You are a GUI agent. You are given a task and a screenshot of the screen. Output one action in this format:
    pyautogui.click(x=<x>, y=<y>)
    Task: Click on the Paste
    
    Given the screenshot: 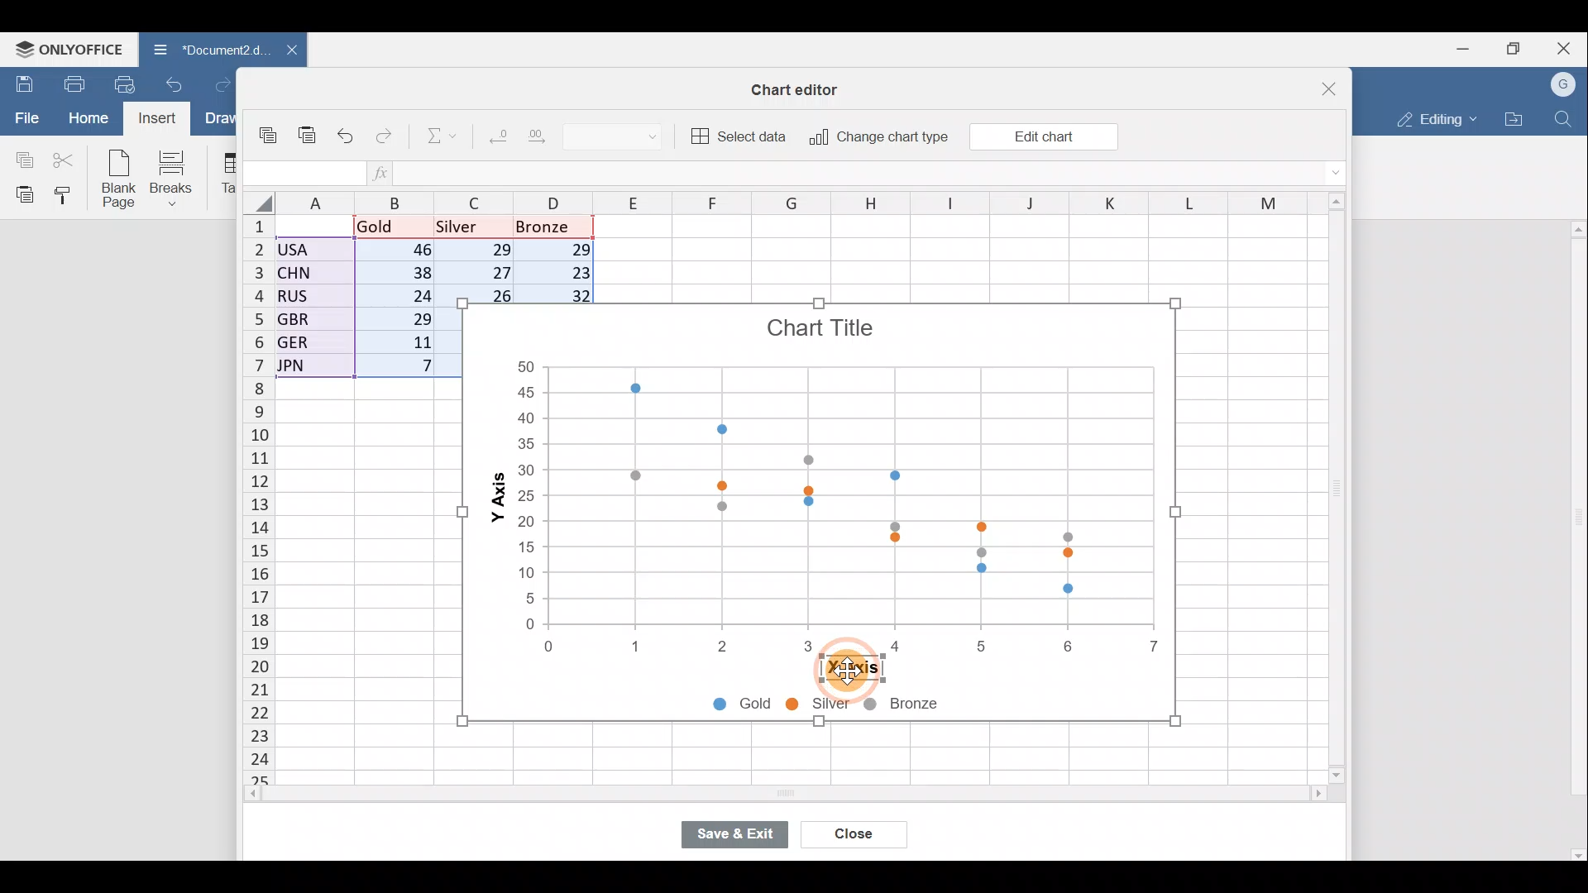 What is the action you would take?
    pyautogui.click(x=21, y=194)
    